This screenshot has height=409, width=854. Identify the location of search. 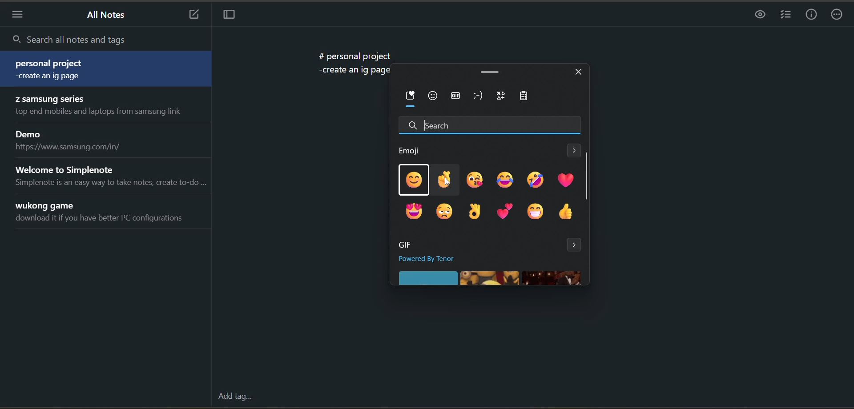
(489, 124).